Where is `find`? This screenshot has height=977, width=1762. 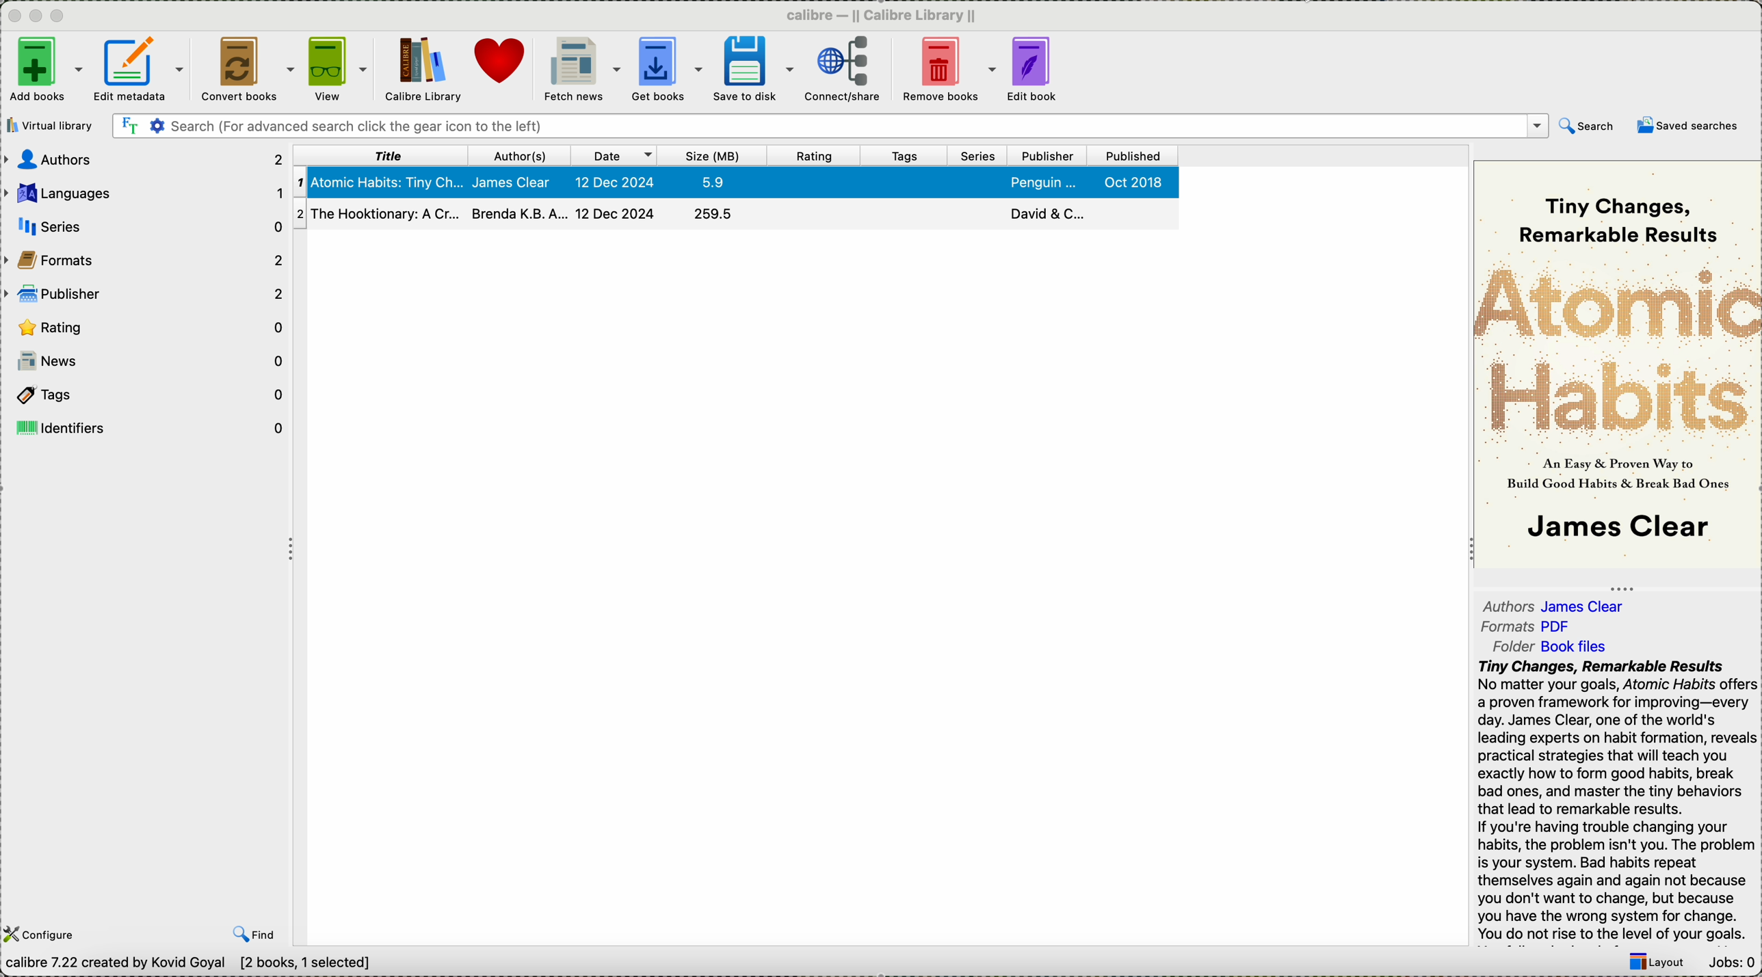
find is located at coordinates (253, 935).